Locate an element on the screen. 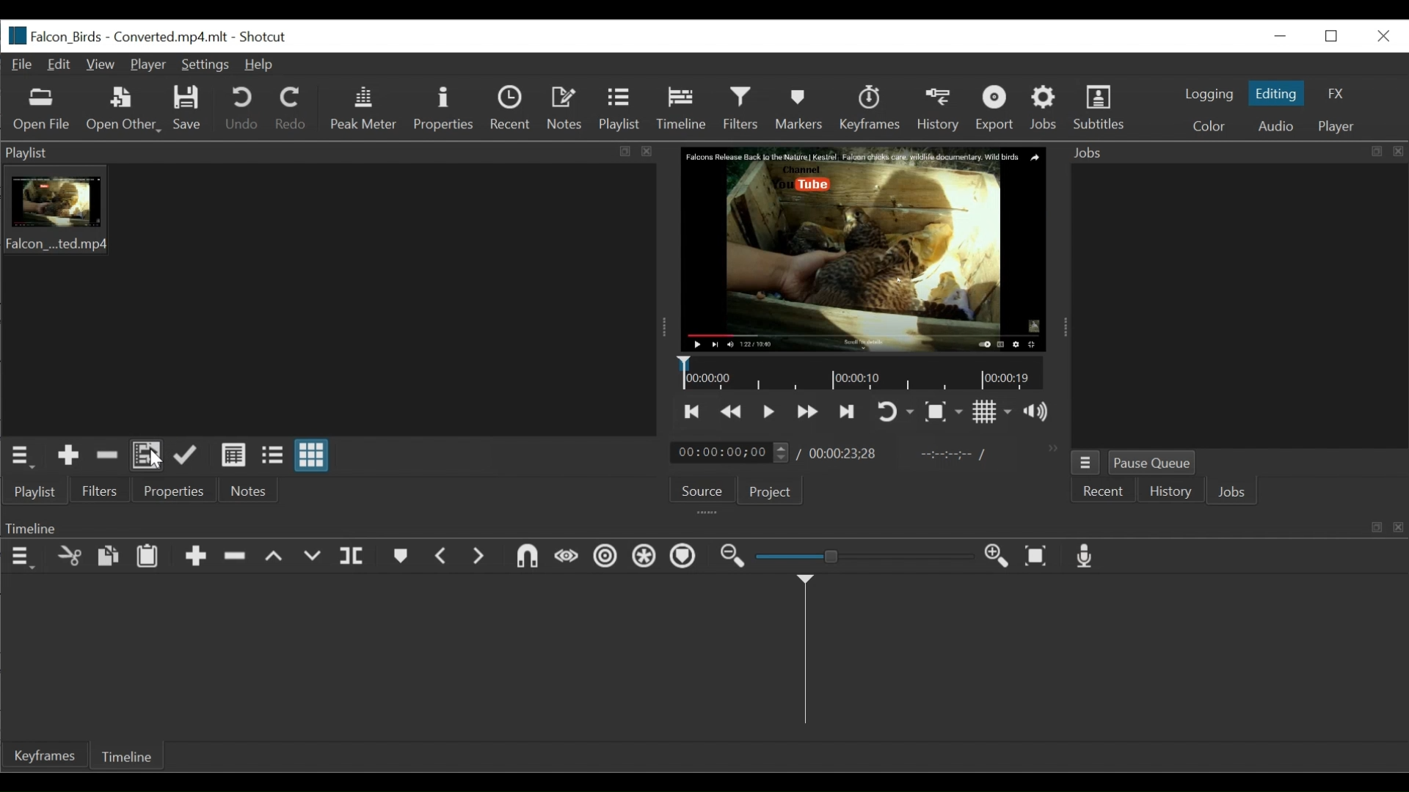 Image resolution: width=1409 pixels, height=792 pixels. View as details is located at coordinates (235, 457).